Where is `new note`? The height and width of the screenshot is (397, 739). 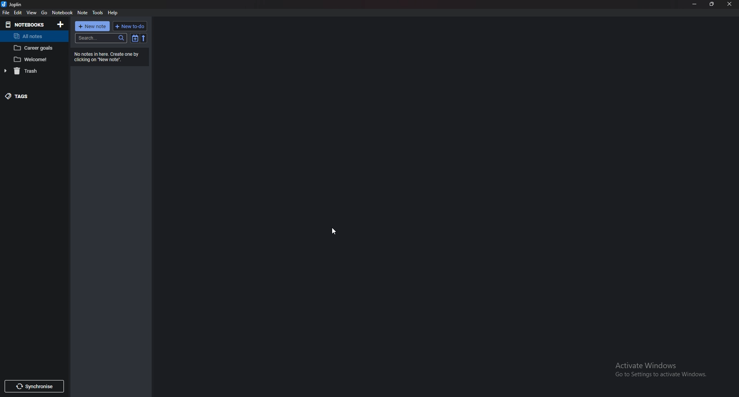
new note is located at coordinates (92, 26).